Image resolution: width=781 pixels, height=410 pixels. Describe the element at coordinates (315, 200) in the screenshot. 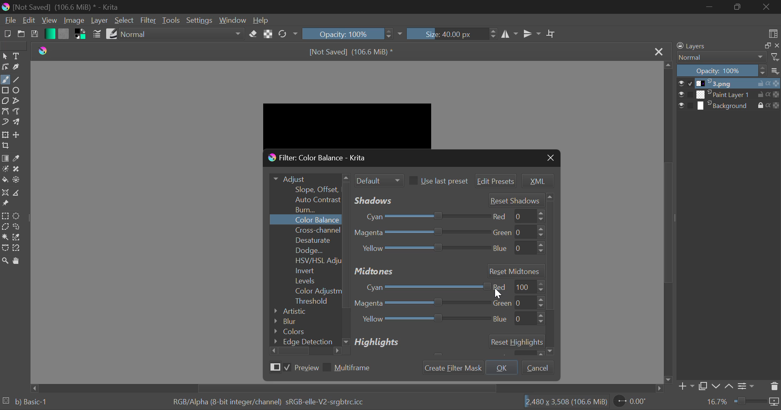

I see `Auto Contrast` at that location.